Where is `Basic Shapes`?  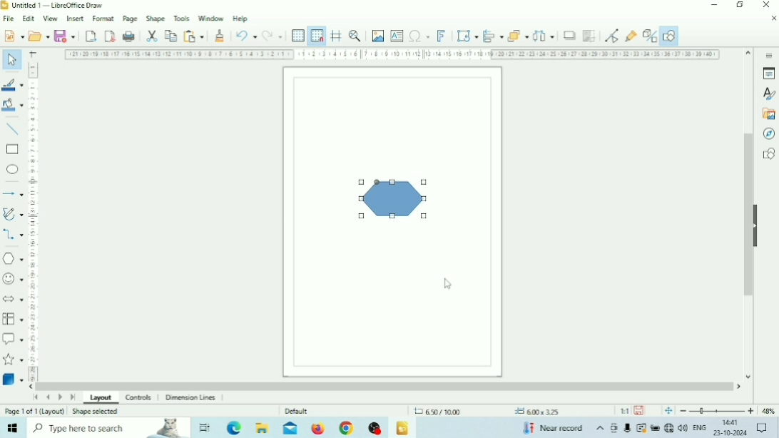
Basic Shapes is located at coordinates (13, 259).